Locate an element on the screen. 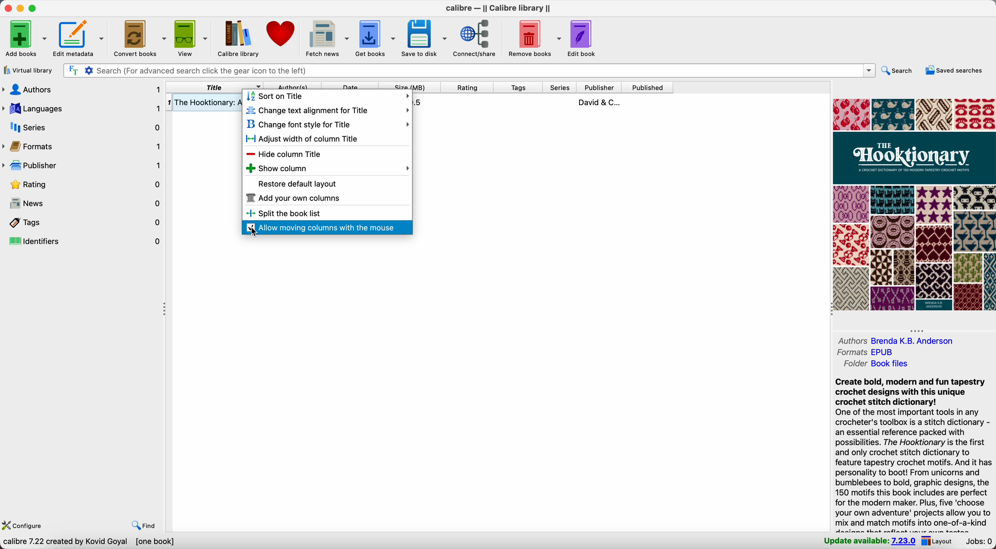  restore deafult layout is located at coordinates (299, 184).